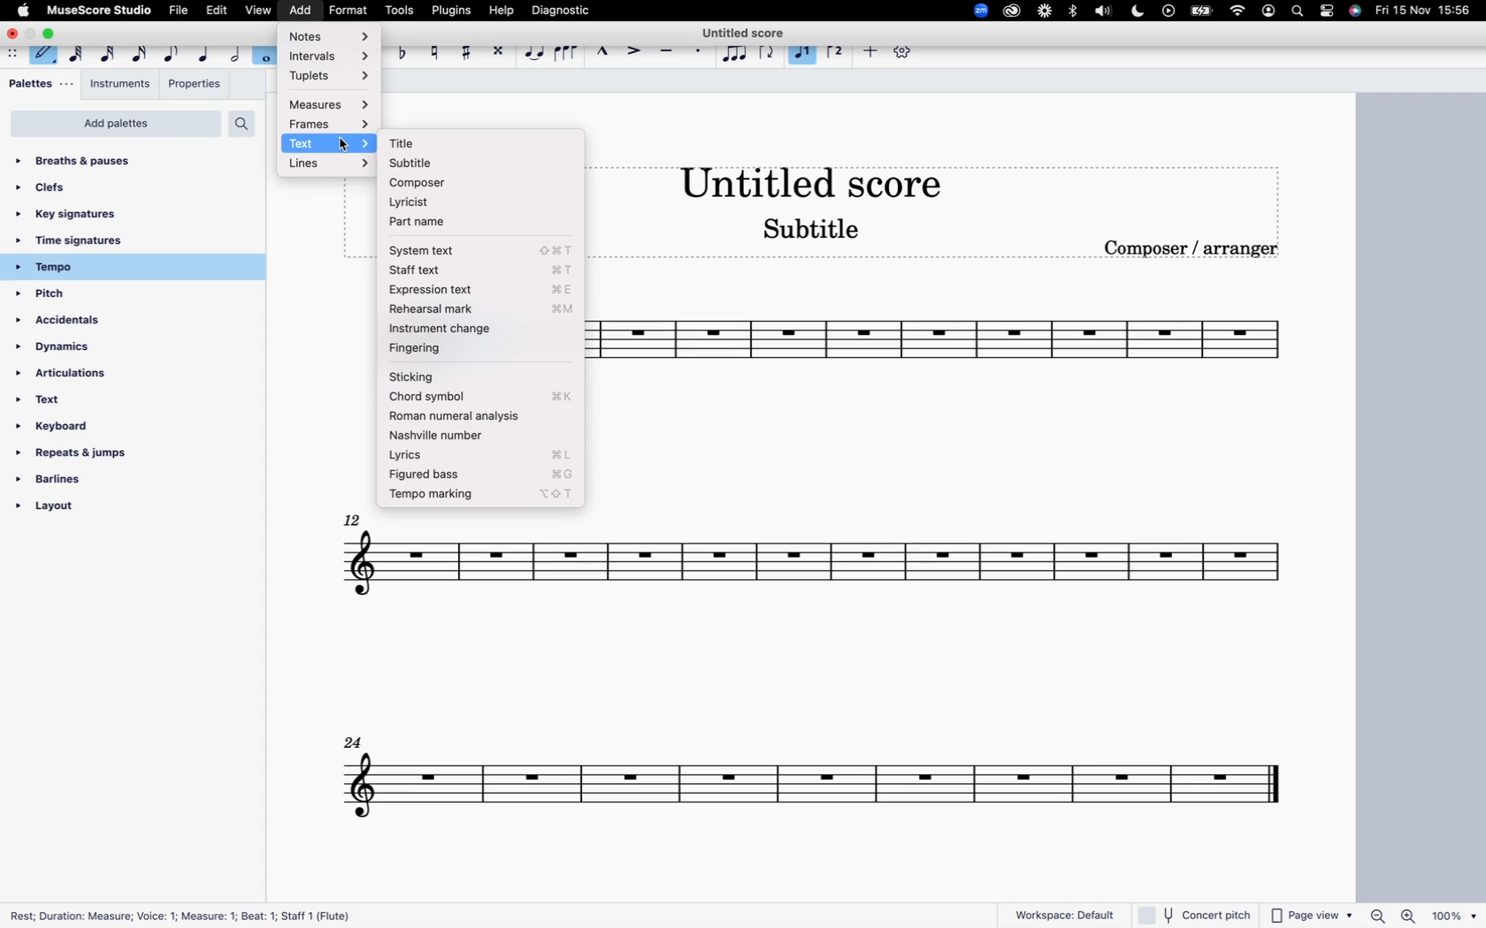  Describe the element at coordinates (402, 9) in the screenshot. I see `tools` at that location.